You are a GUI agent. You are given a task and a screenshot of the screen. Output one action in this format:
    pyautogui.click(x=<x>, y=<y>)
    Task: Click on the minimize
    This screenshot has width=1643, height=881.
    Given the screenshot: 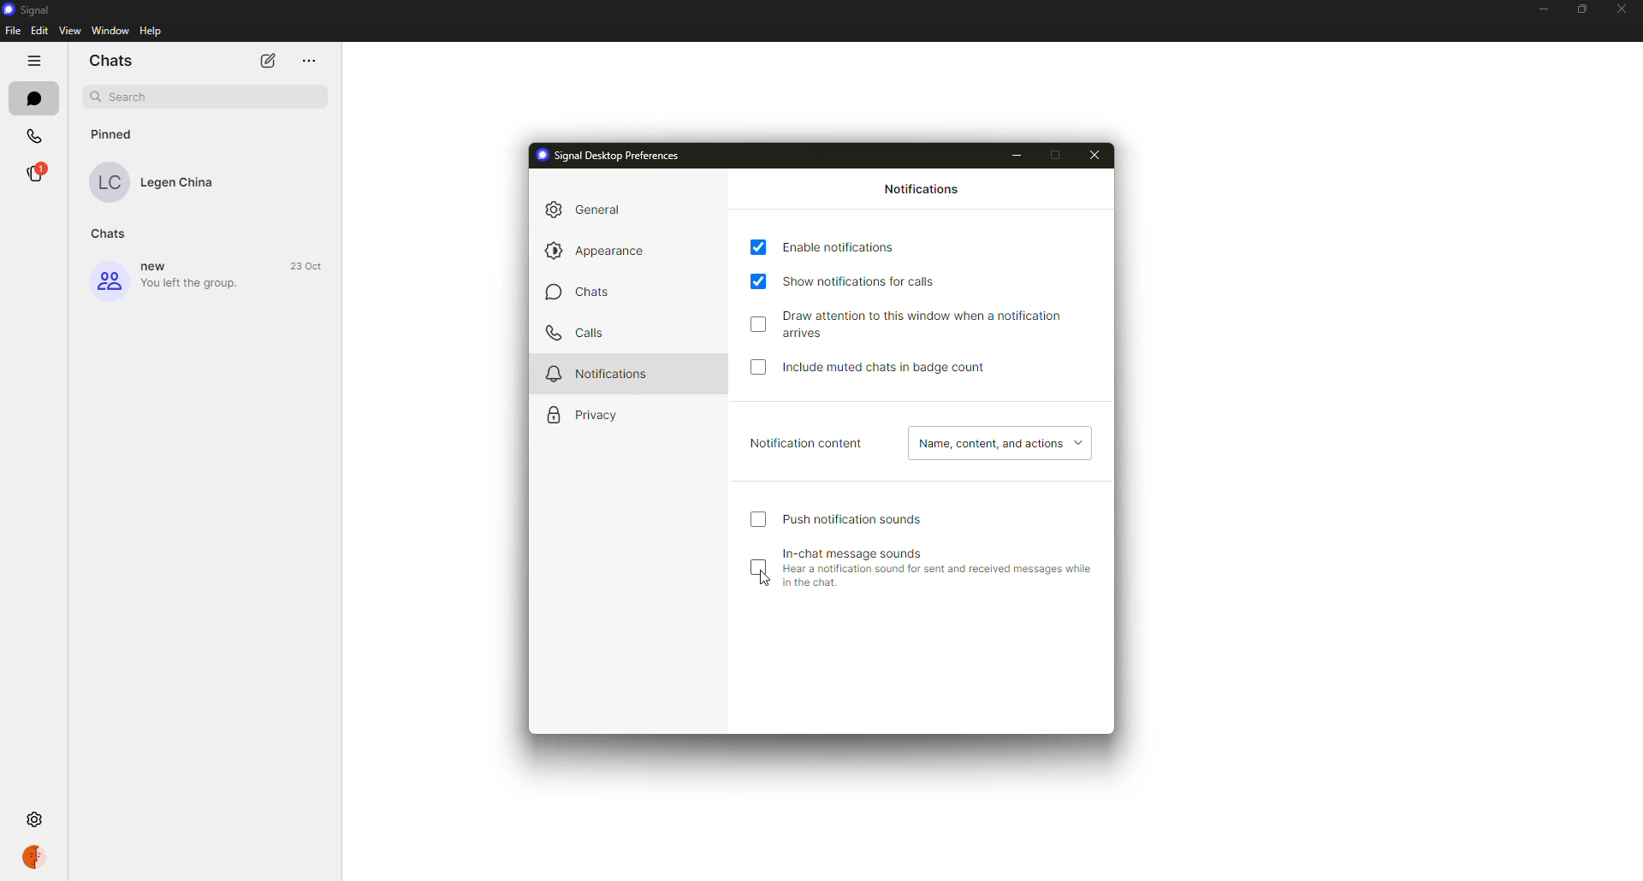 What is the action you would take?
    pyautogui.click(x=1017, y=155)
    